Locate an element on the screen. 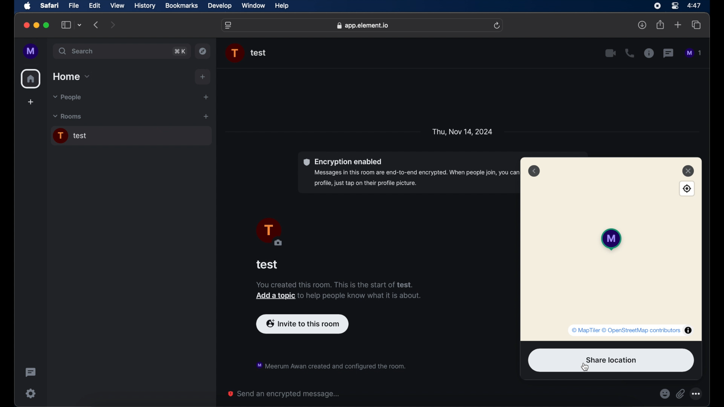 The width and height of the screenshot is (724, 407). website settings is located at coordinates (229, 25).